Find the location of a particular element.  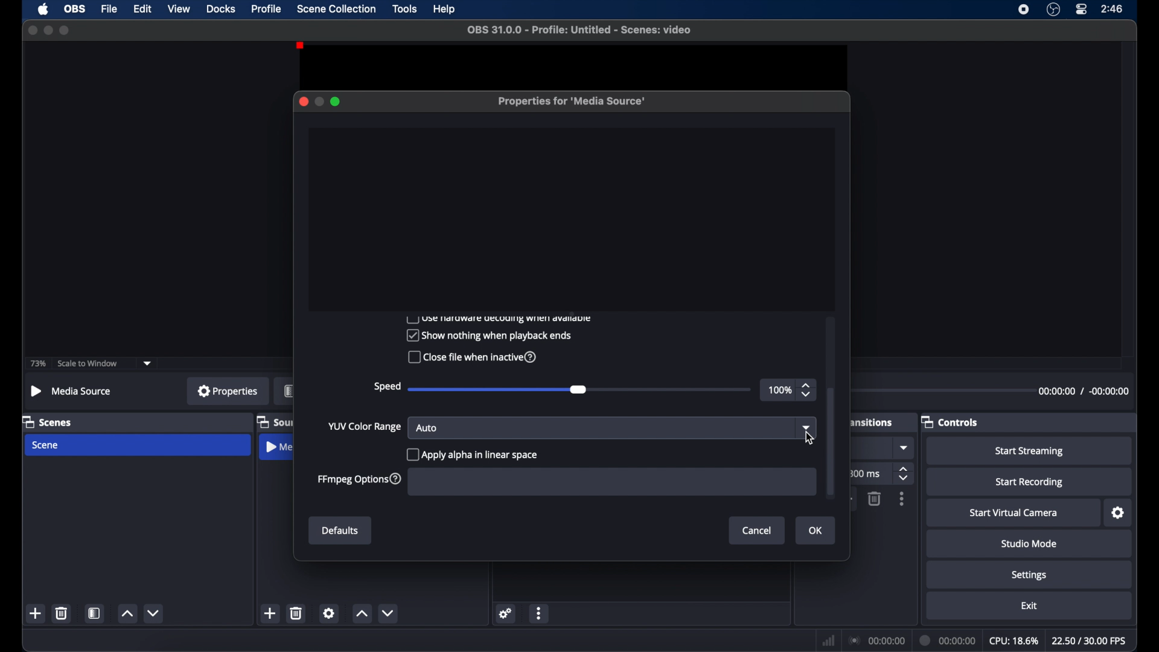

properties for media source is located at coordinates (573, 102).